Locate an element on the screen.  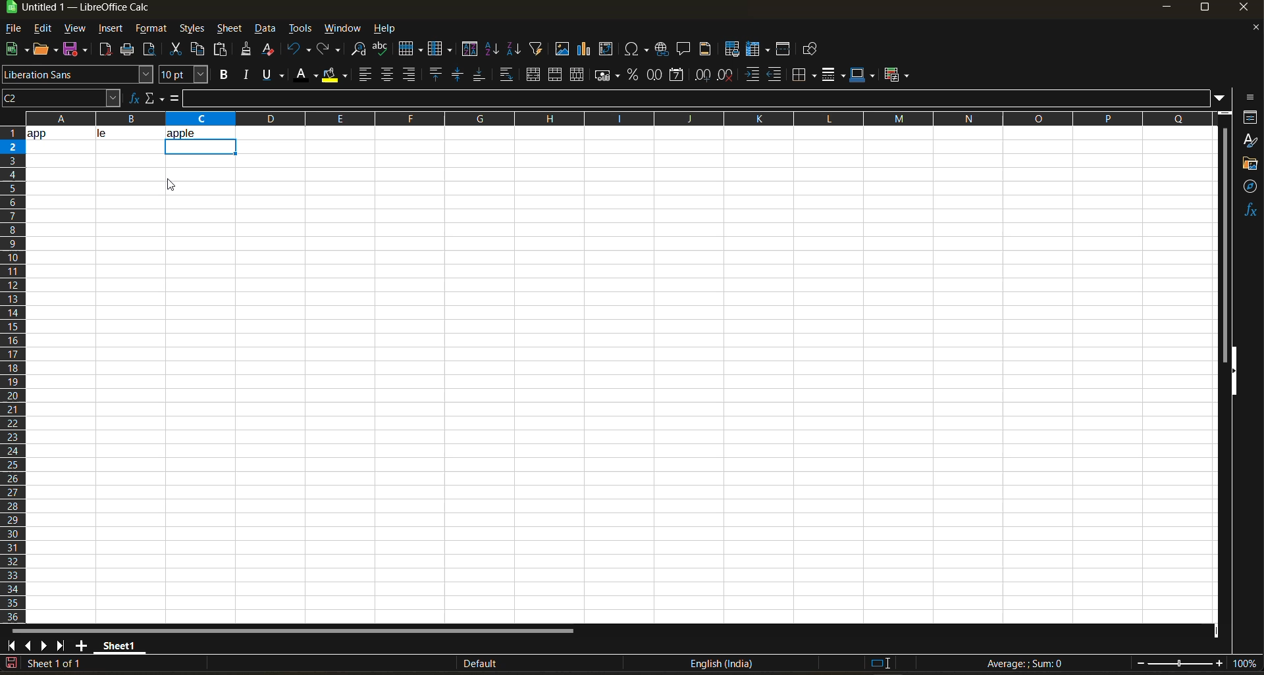
freeze rows and columns is located at coordinates (760, 50).